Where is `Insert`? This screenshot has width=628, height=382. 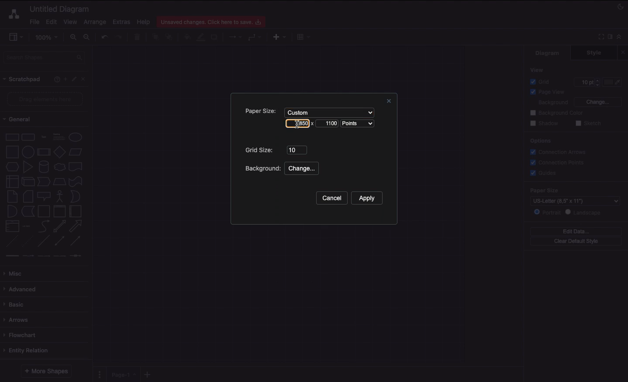 Insert is located at coordinates (277, 36).